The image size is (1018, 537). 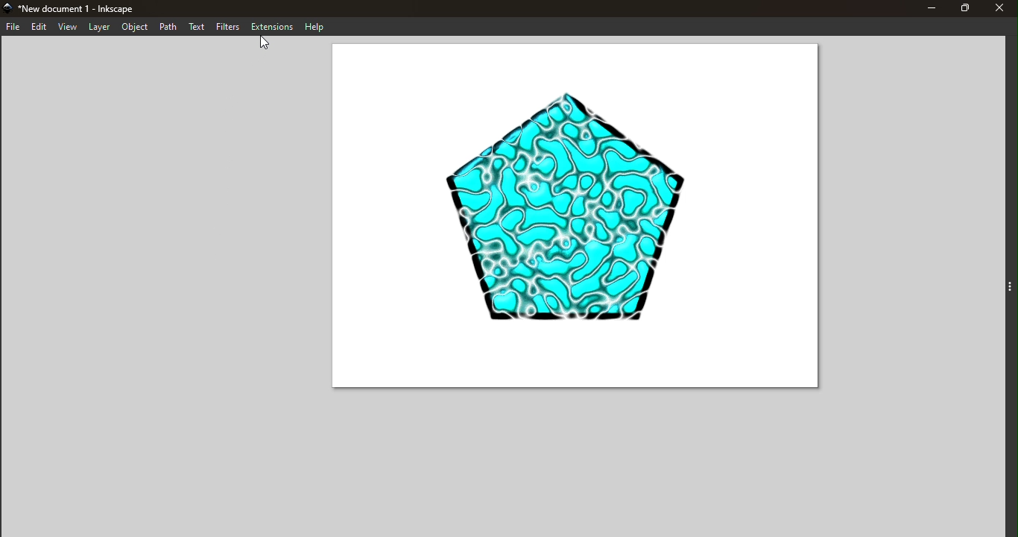 I want to click on File, so click(x=13, y=26).